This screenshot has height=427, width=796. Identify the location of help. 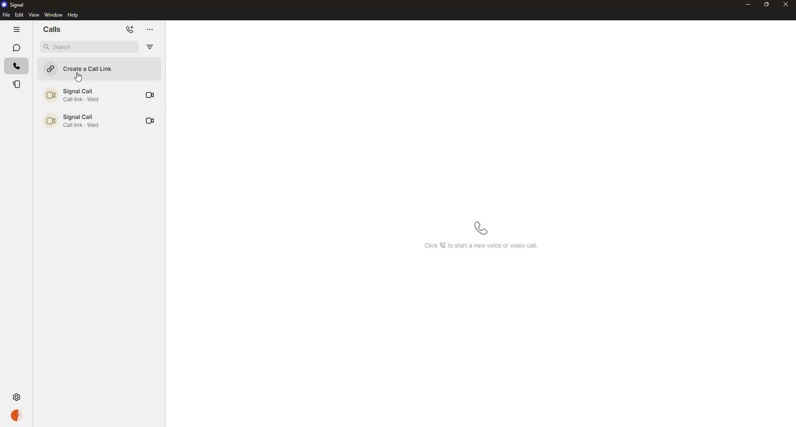
(74, 15).